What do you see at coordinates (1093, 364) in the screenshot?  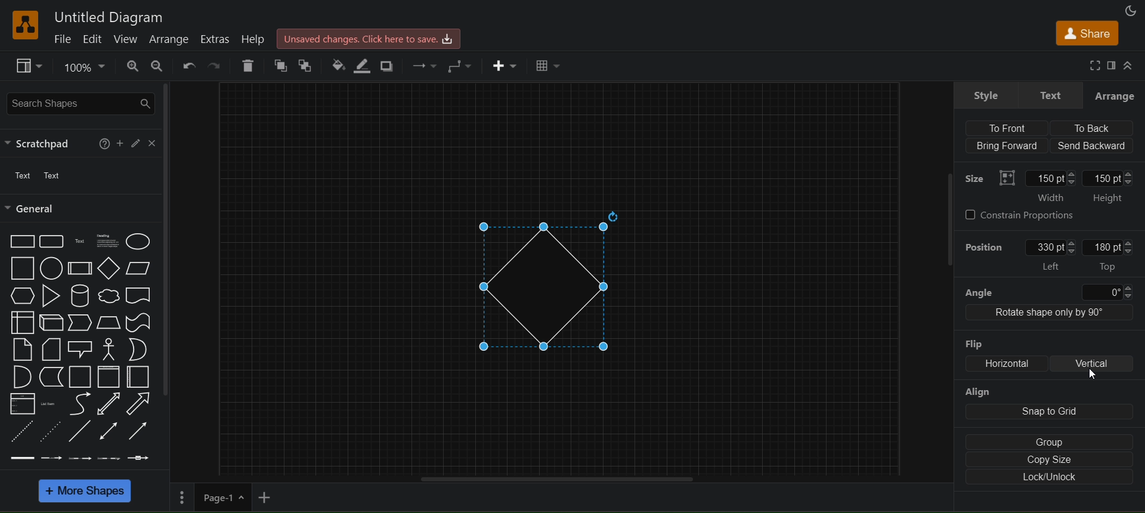 I see `vertical` at bounding box center [1093, 364].